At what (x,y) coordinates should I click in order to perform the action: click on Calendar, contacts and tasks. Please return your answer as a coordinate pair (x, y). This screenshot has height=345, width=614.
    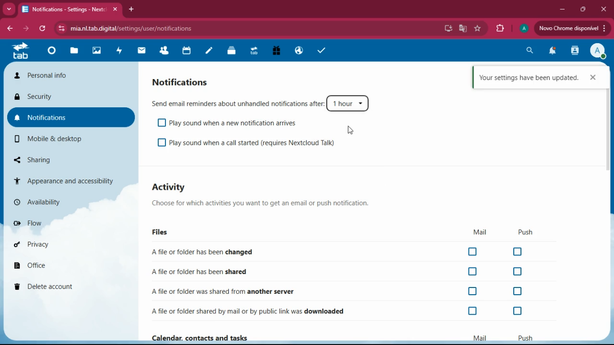
    Looking at the image, I should click on (200, 337).